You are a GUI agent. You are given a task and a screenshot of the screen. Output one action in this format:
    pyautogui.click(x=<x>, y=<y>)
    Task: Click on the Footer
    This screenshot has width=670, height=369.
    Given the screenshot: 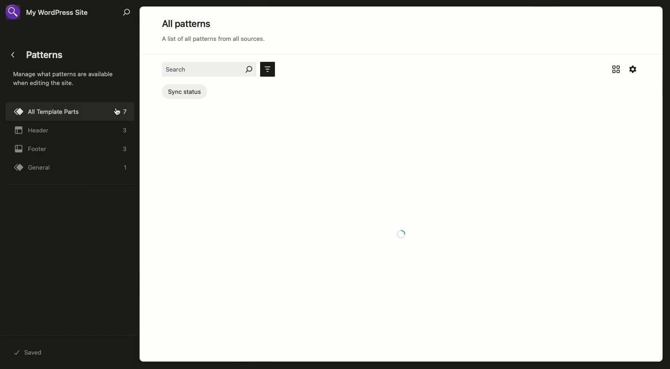 What is the action you would take?
    pyautogui.click(x=71, y=150)
    